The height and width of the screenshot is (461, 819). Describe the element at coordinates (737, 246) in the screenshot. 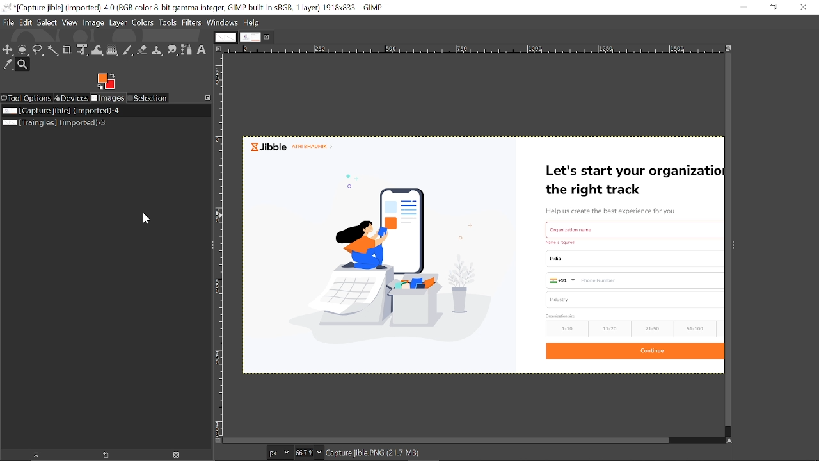

I see `Sidebar menu` at that location.